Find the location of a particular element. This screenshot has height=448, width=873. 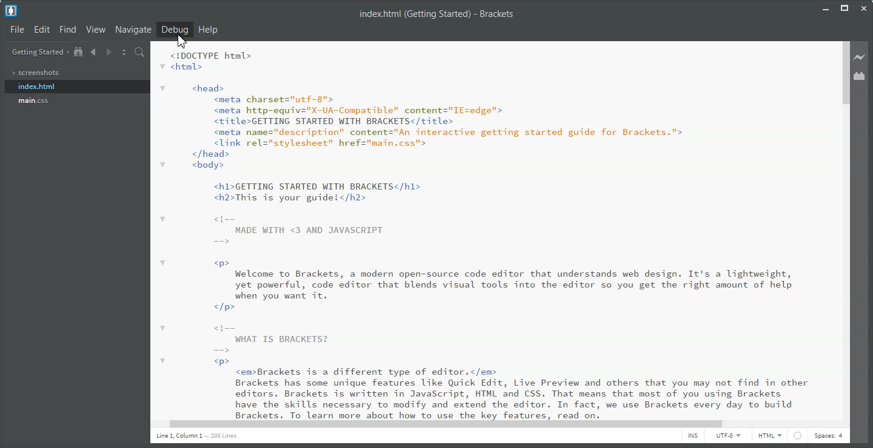

index.html is located at coordinates (75, 86).